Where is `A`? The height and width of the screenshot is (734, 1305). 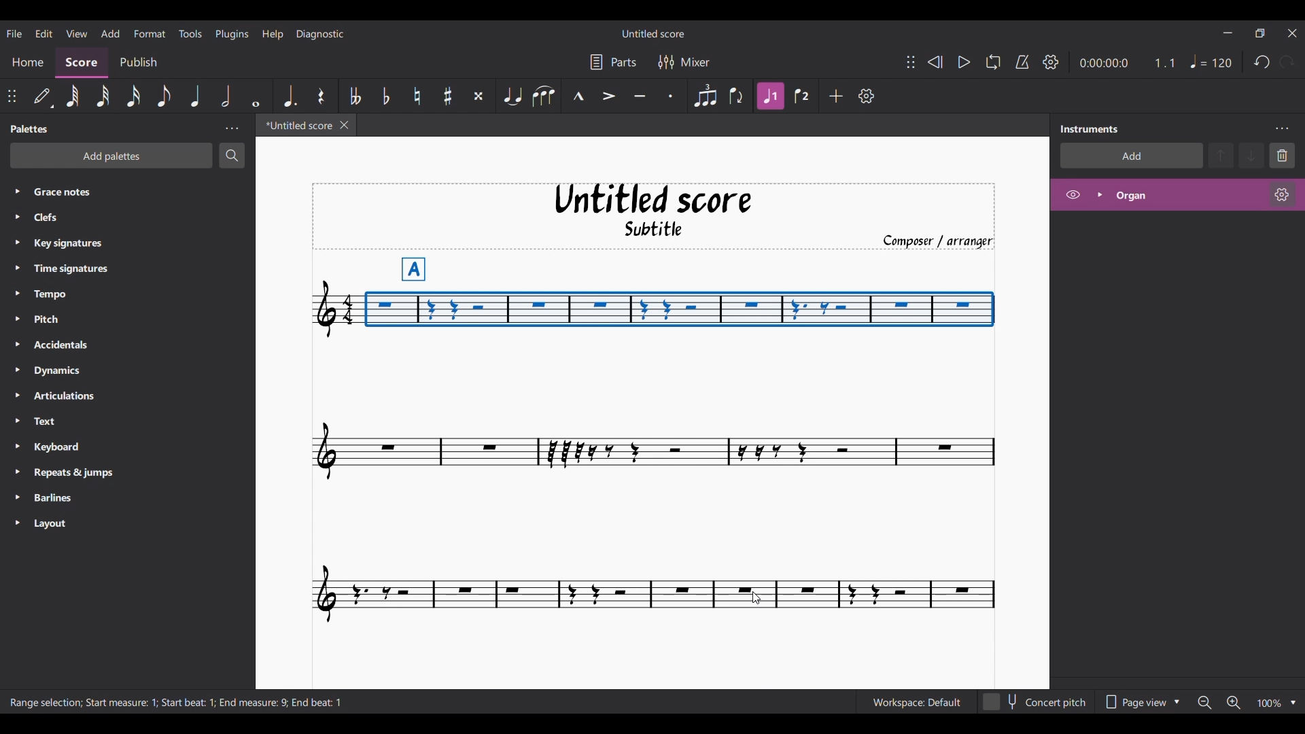 A is located at coordinates (415, 265).